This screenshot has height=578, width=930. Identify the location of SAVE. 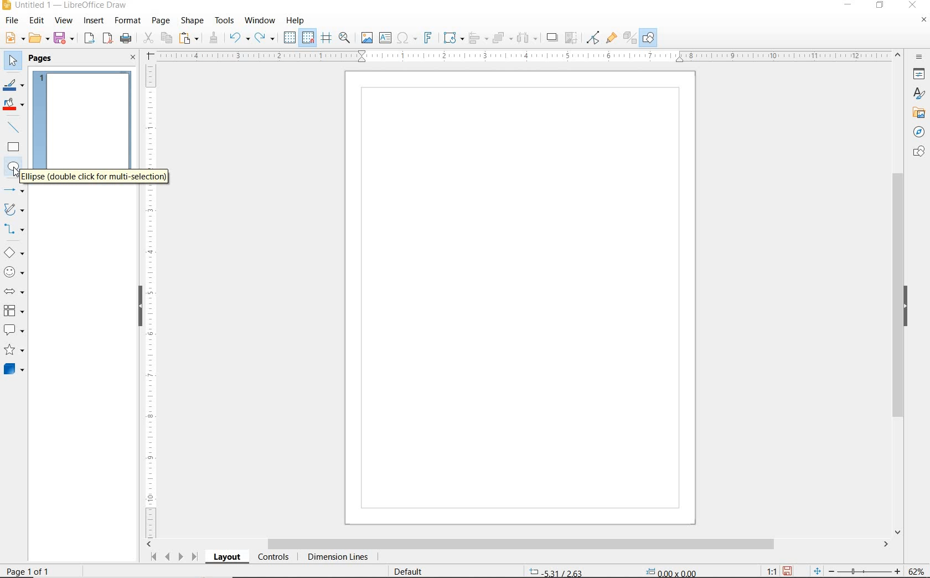
(65, 38).